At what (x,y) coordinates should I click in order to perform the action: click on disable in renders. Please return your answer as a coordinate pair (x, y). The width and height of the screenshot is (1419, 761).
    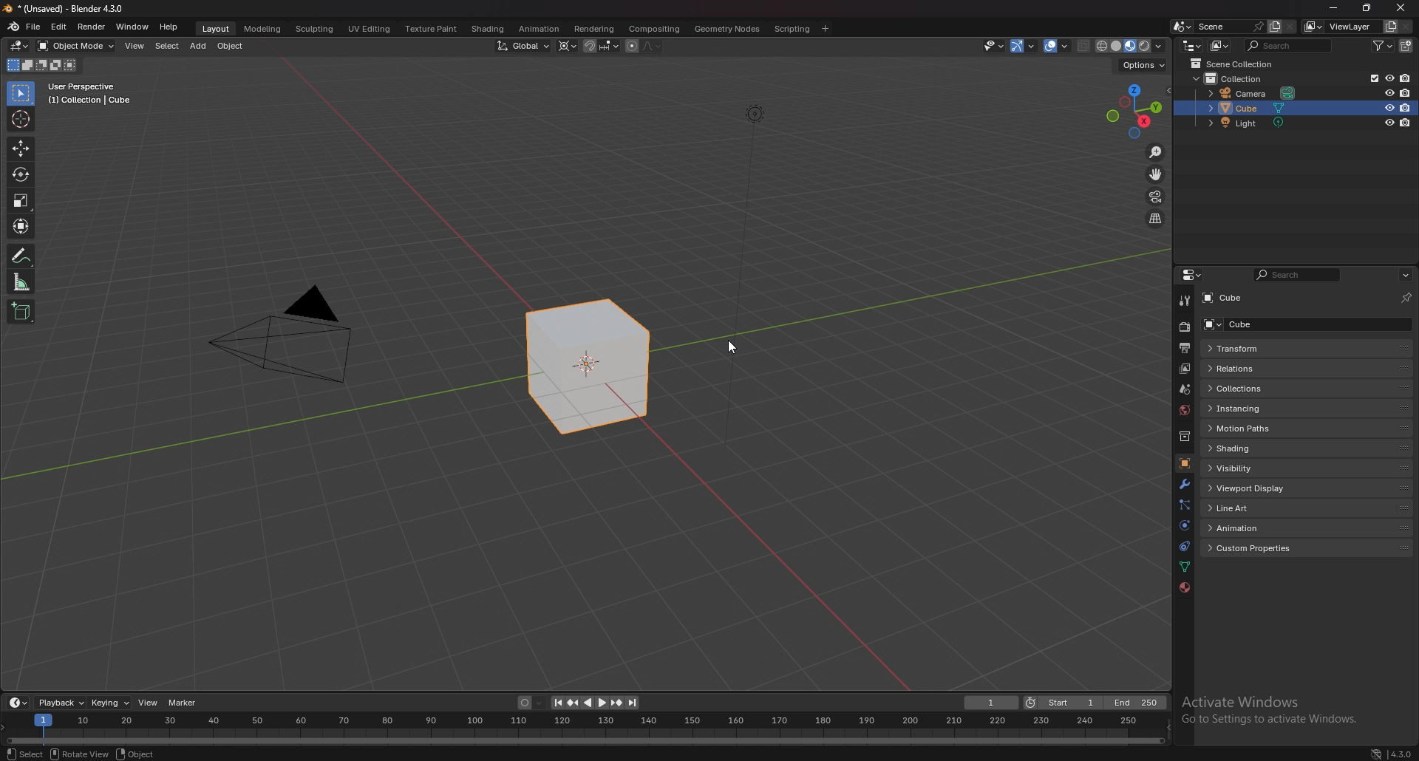
    Looking at the image, I should click on (1406, 78).